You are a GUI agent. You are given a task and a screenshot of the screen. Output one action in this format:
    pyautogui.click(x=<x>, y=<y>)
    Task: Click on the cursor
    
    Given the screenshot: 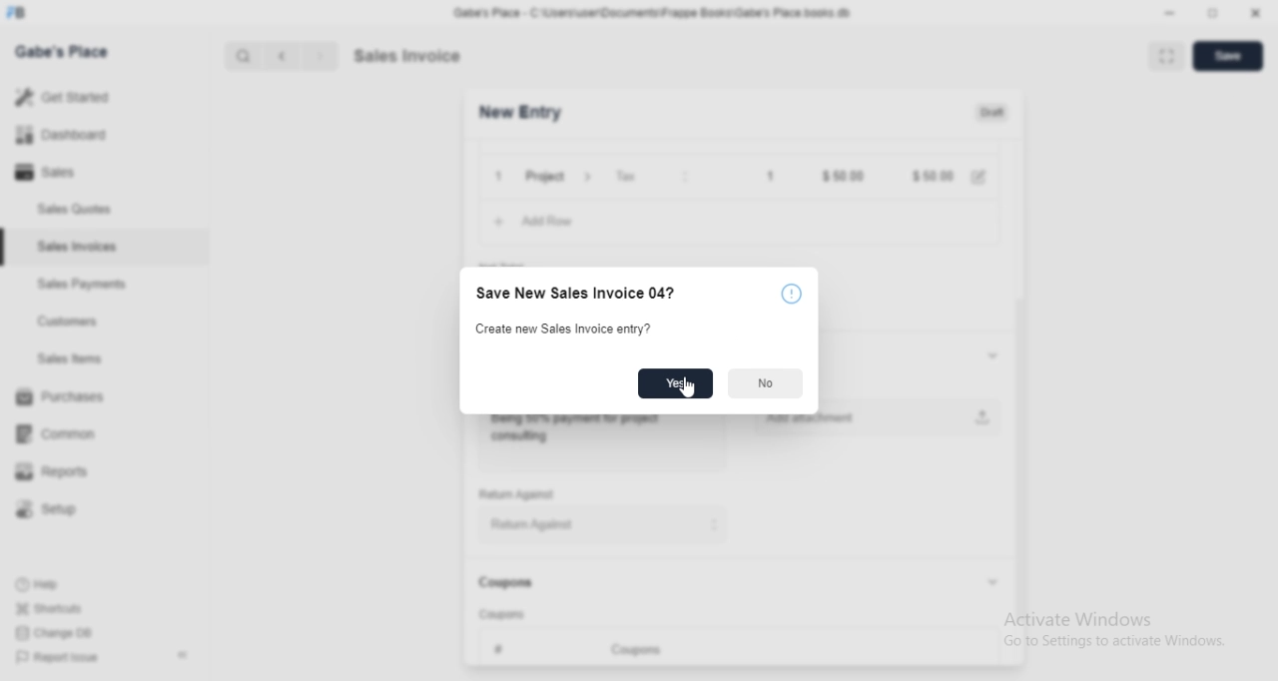 What is the action you would take?
    pyautogui.click(x=688, y=390)
    